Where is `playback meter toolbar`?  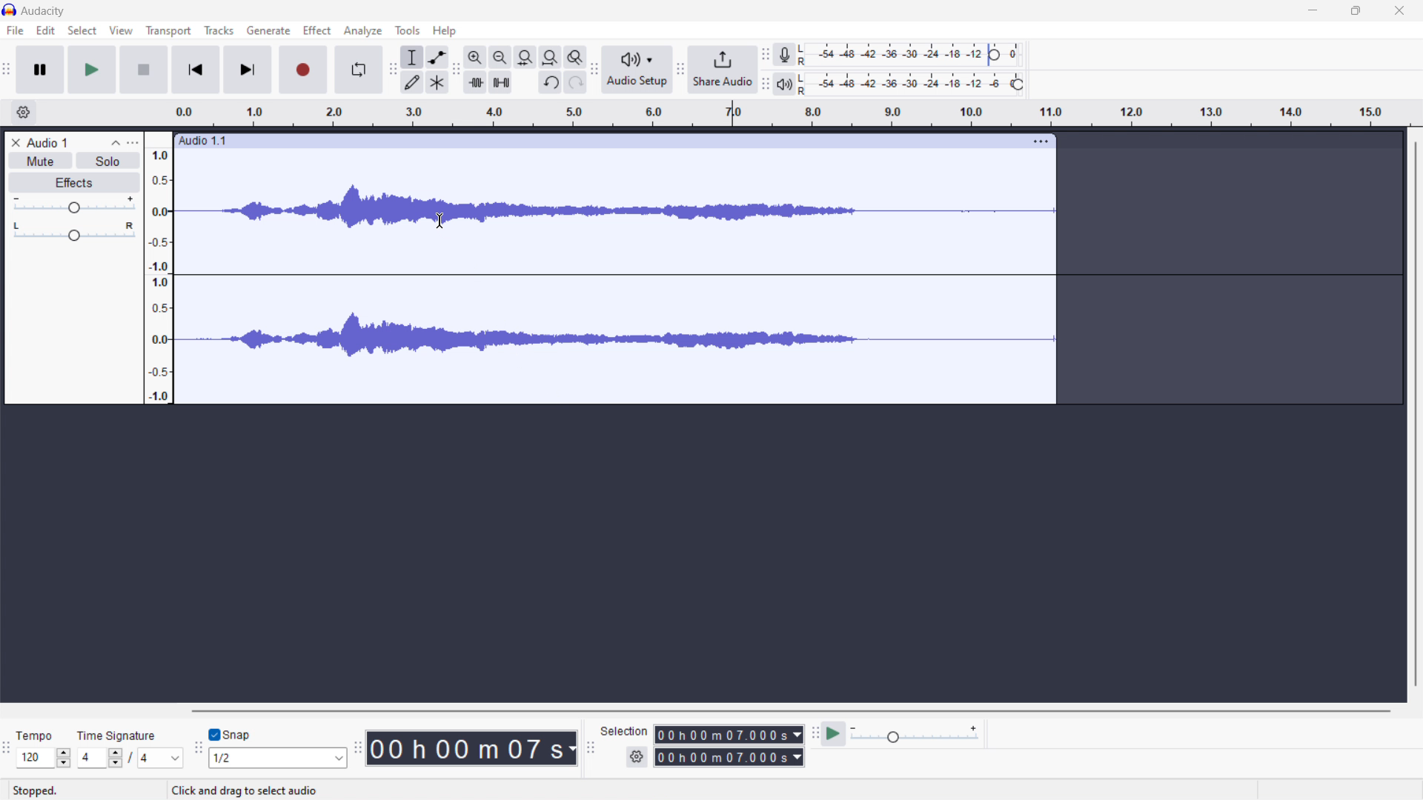
playback meter toolbar is located at coordinates (766, 84).